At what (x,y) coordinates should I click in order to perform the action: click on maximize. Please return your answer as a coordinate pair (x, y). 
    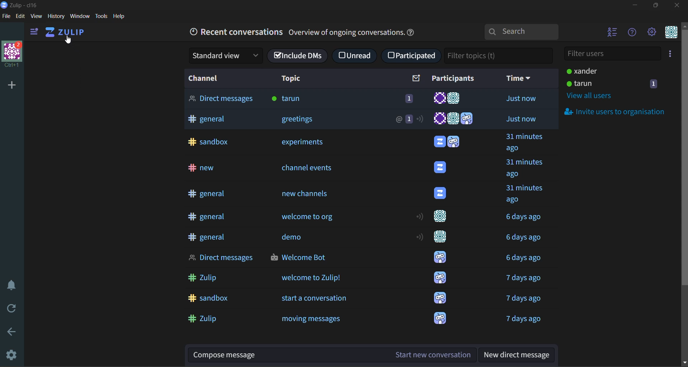
    Looking at the image, I should click on (656, 6).